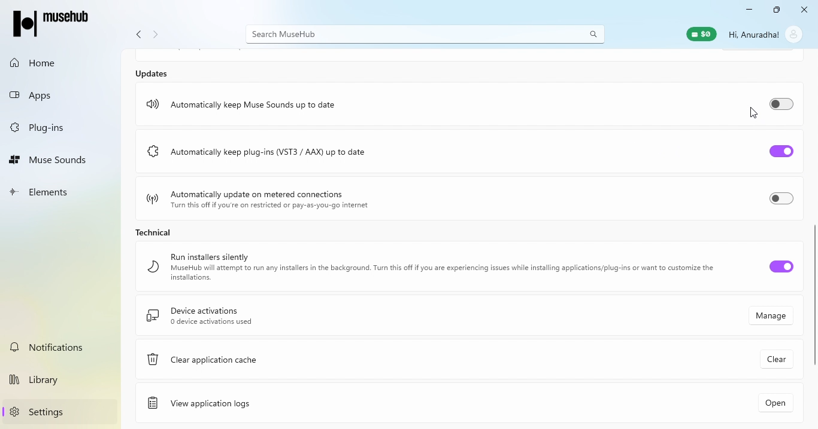 Image resolution: width=818 pixels, height=429 pixels. I want to click on Device activations, so click(387, 318).